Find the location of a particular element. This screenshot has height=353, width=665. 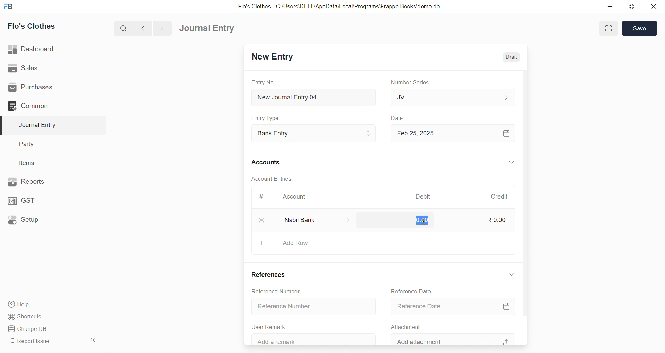

Help is located at coordinates (50, 304).